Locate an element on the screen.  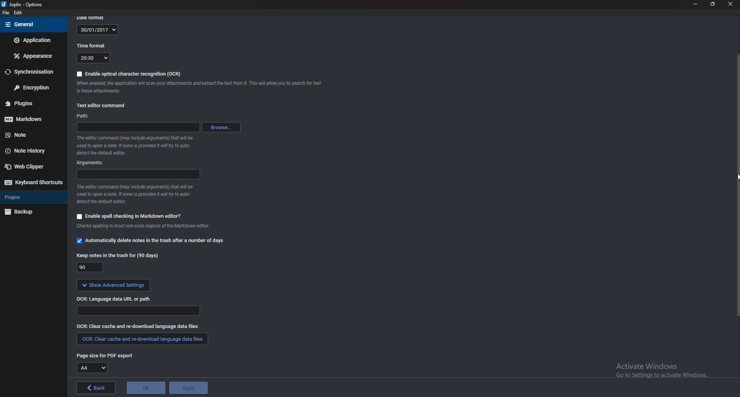
30/01/2017 is located at coordinates (97, 30).